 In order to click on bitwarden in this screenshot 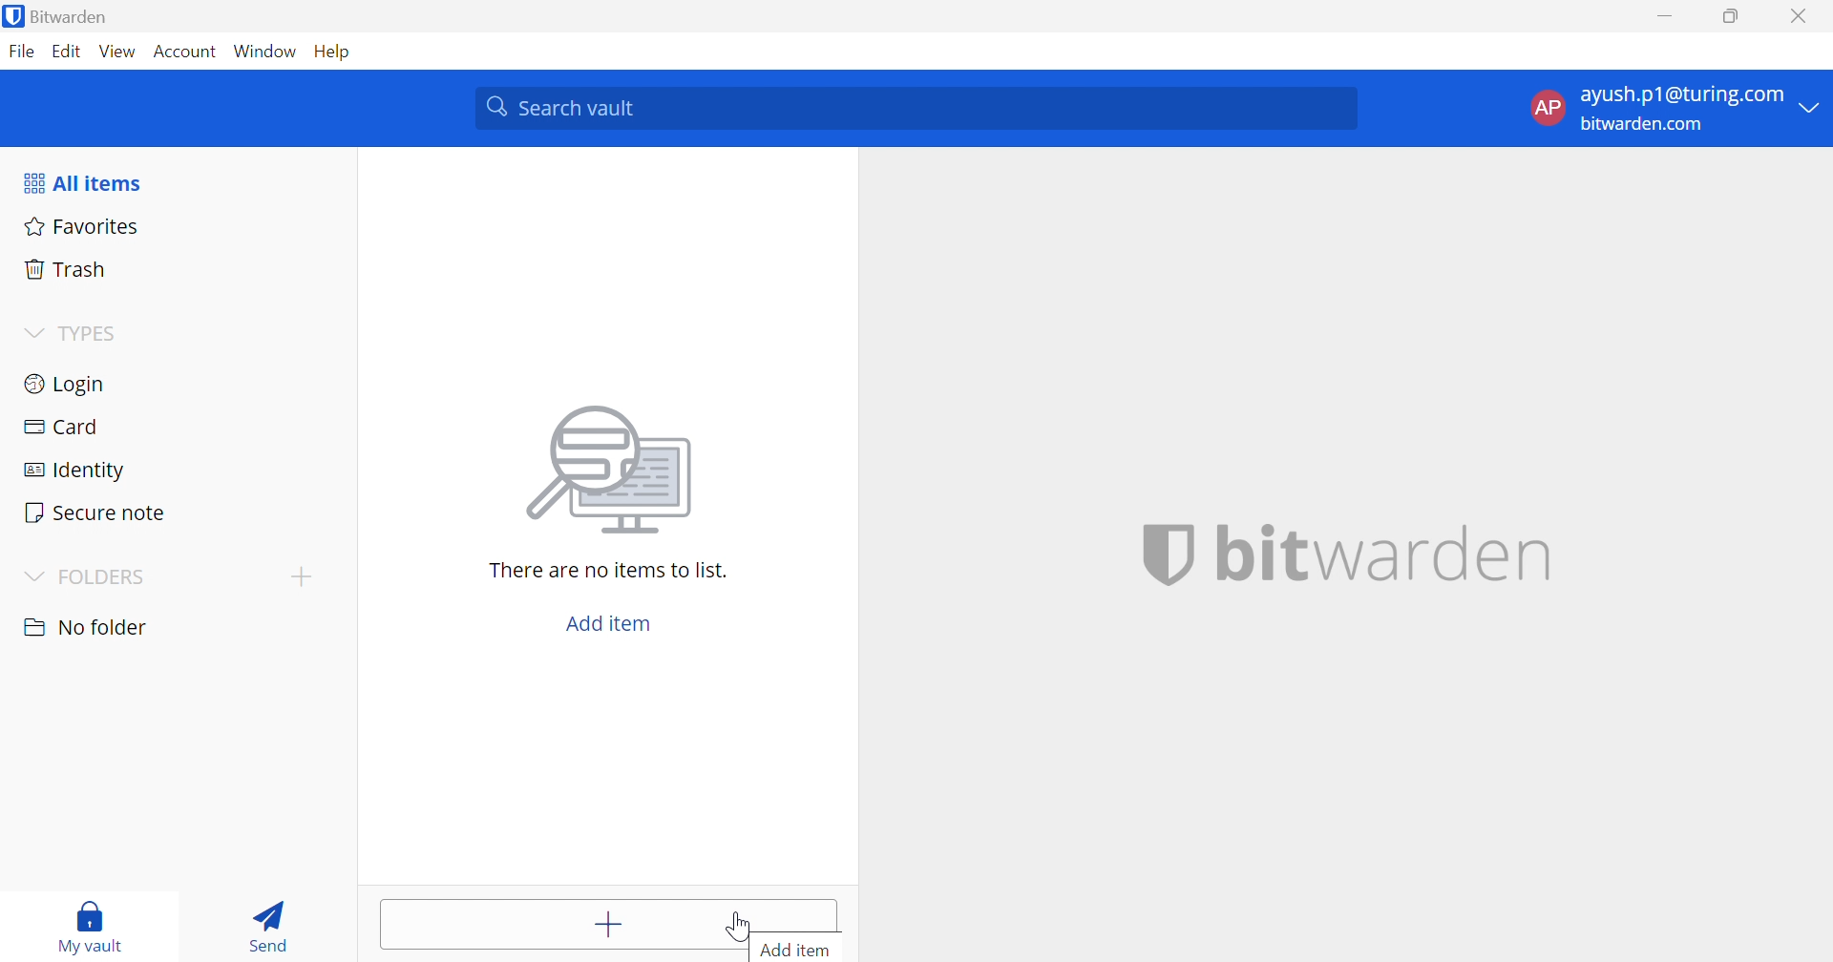, I will do `click(1351, 555)`.